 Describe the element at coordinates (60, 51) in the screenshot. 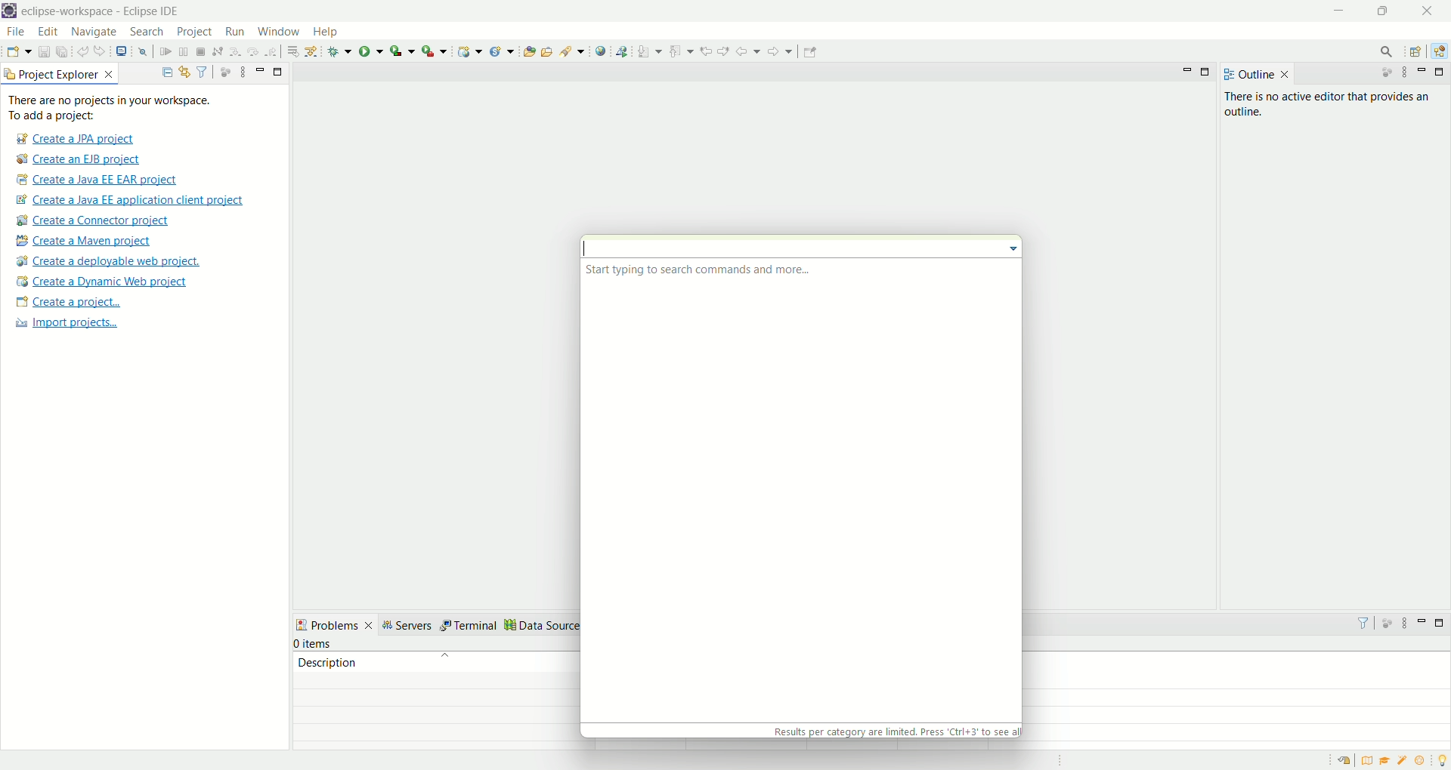

I see `save all` at that location.